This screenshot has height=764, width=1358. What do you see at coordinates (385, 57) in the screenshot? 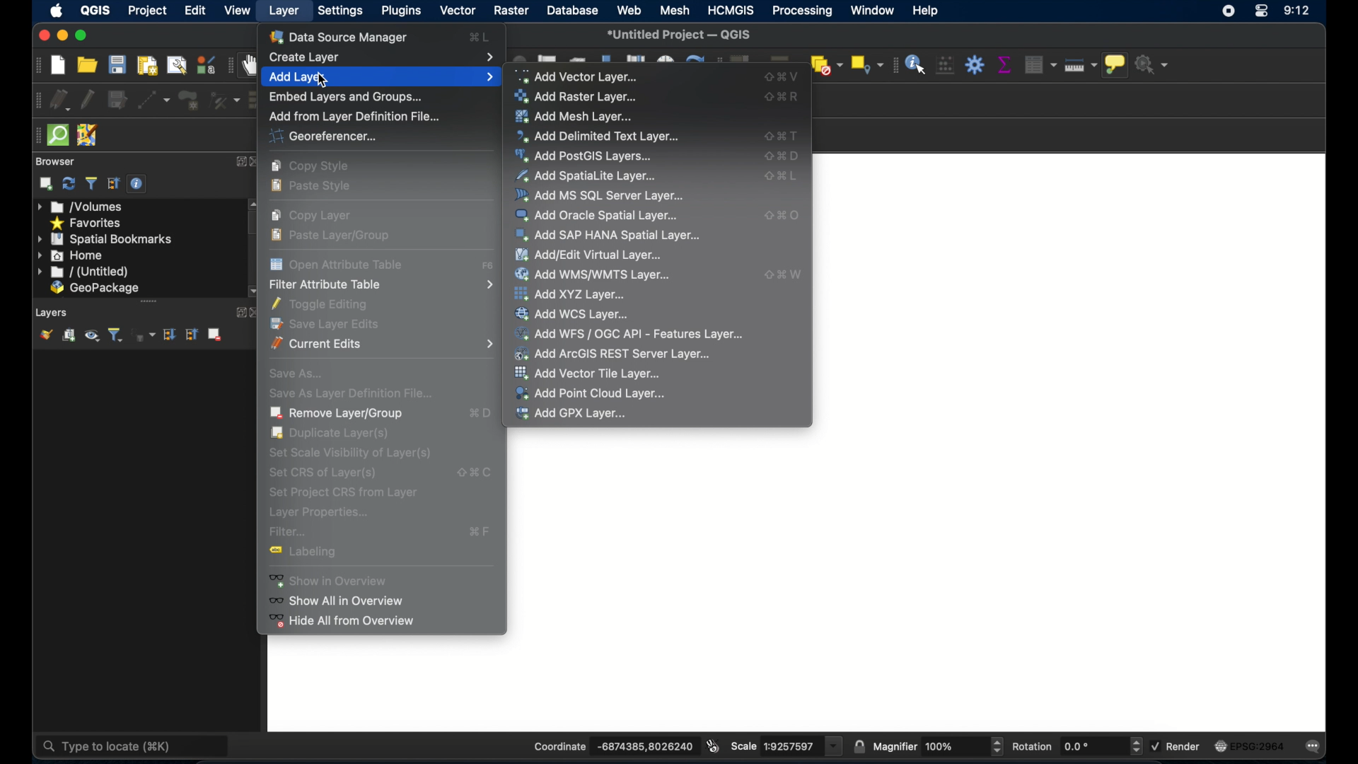
I see `Create Layer` at bounding box center [385, 57].